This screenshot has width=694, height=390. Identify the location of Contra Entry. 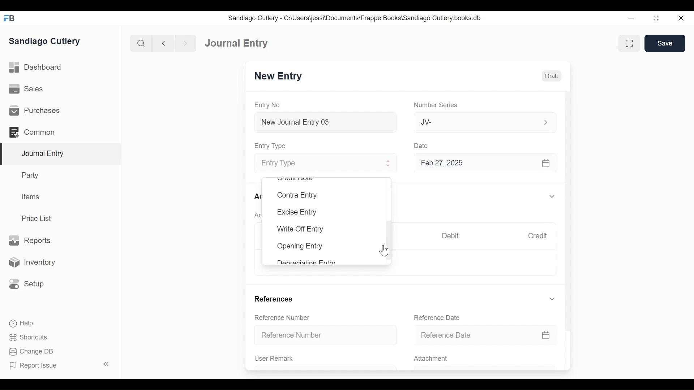
(298, 195).